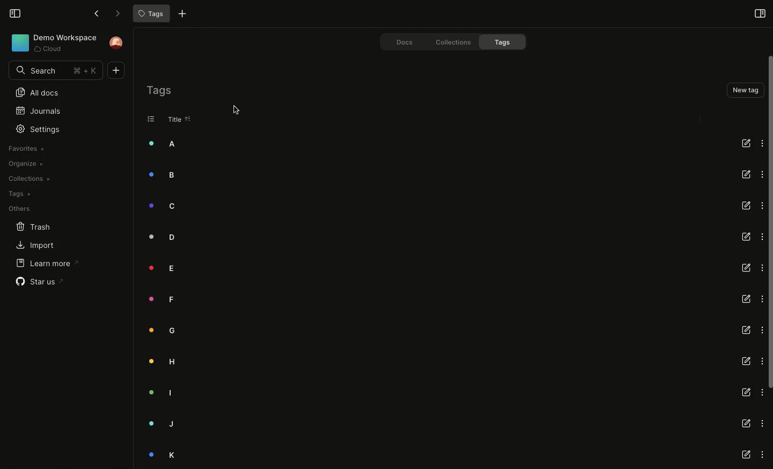  What do you see at coordinates (746, 329) in the screenshot?
I see `Rename` at bounding box center [746, 329].